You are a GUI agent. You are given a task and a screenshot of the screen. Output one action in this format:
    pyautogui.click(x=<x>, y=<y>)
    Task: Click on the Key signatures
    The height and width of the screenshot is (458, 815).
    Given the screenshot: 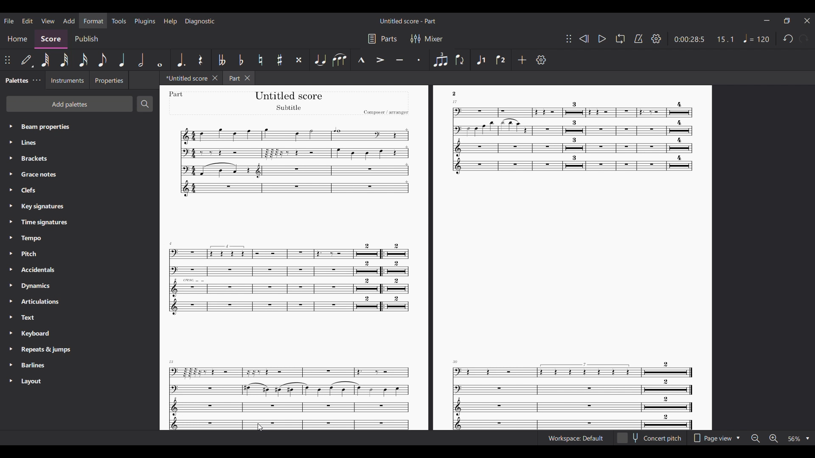 What is the action you would take?
    pyautogui.click(x=39, y=207)
    